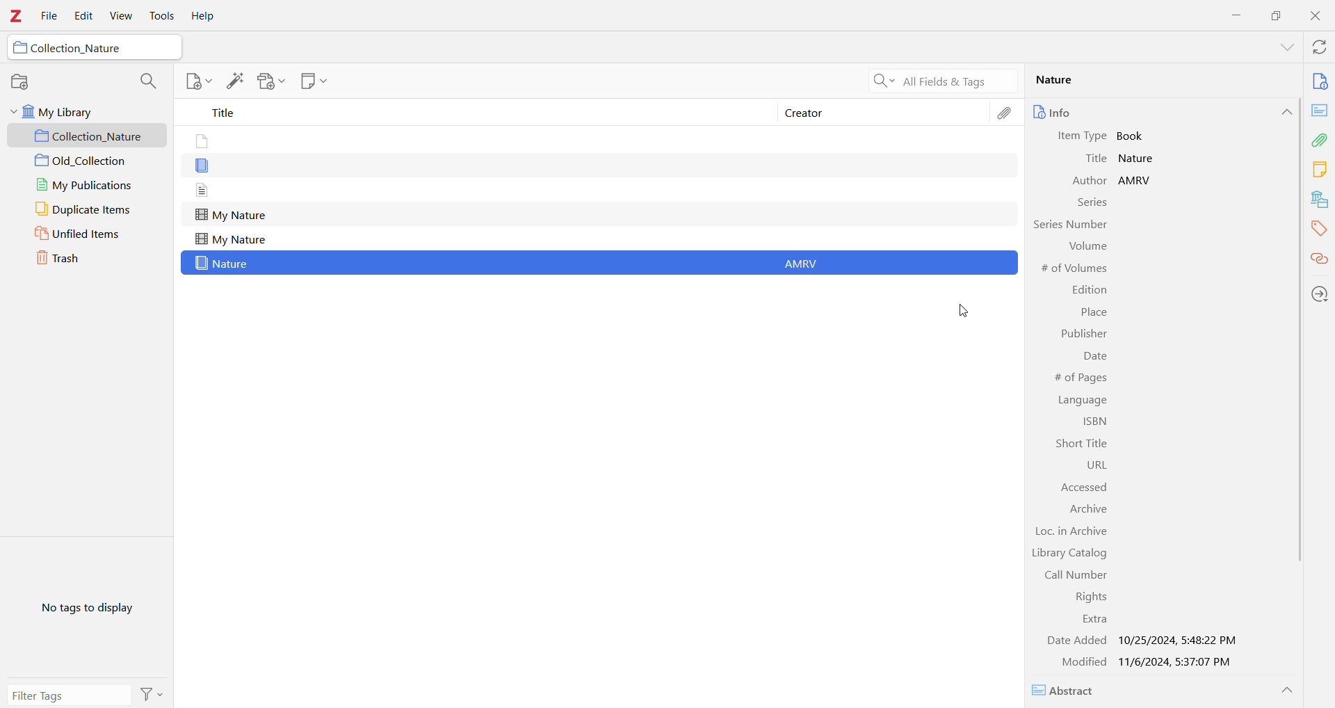  Describe the element at coordinates (1286, 112) in the screenshot. I see `Collapse Section` at that location.